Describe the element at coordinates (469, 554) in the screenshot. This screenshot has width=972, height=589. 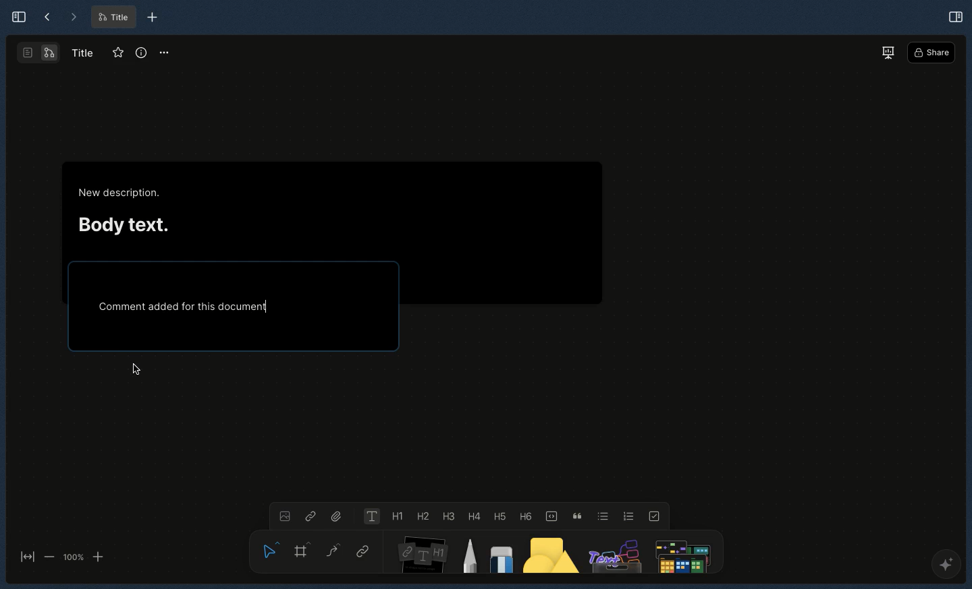
I see `Pen` at that location.